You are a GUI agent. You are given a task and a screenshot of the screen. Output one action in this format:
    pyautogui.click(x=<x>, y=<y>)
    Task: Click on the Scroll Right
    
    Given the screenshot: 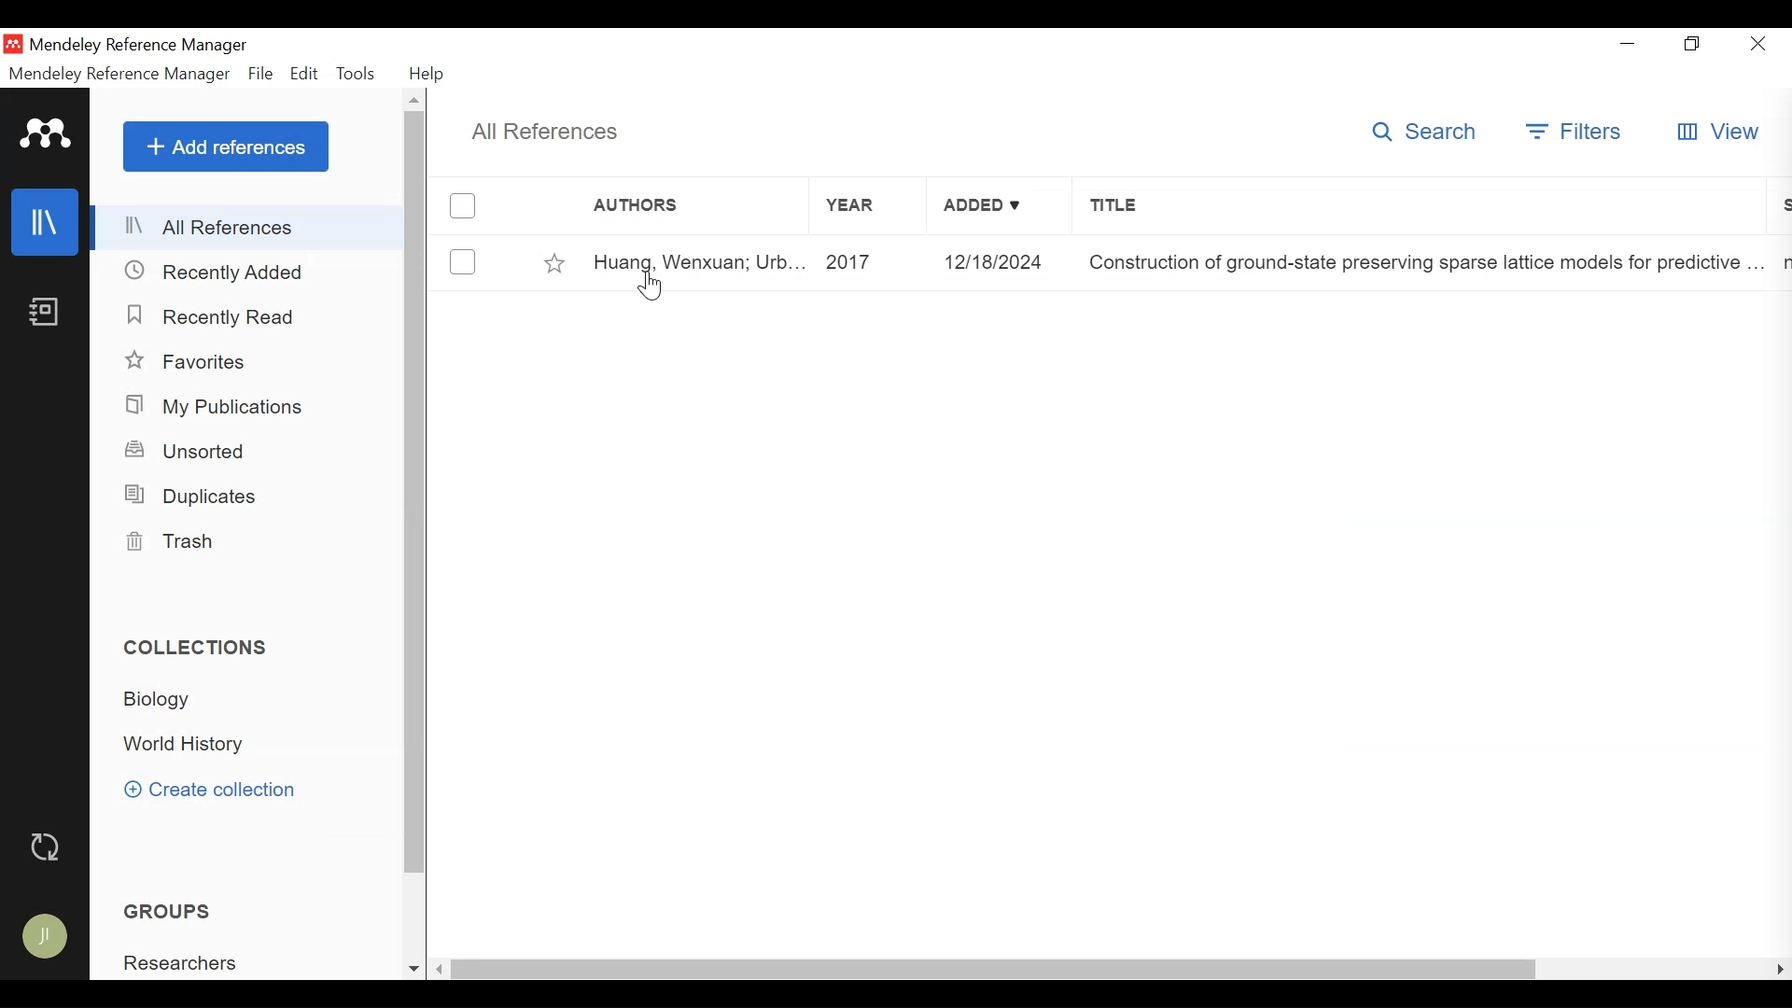 What is the action you would take?
    pyautogui.click(x=441, y=969)
    